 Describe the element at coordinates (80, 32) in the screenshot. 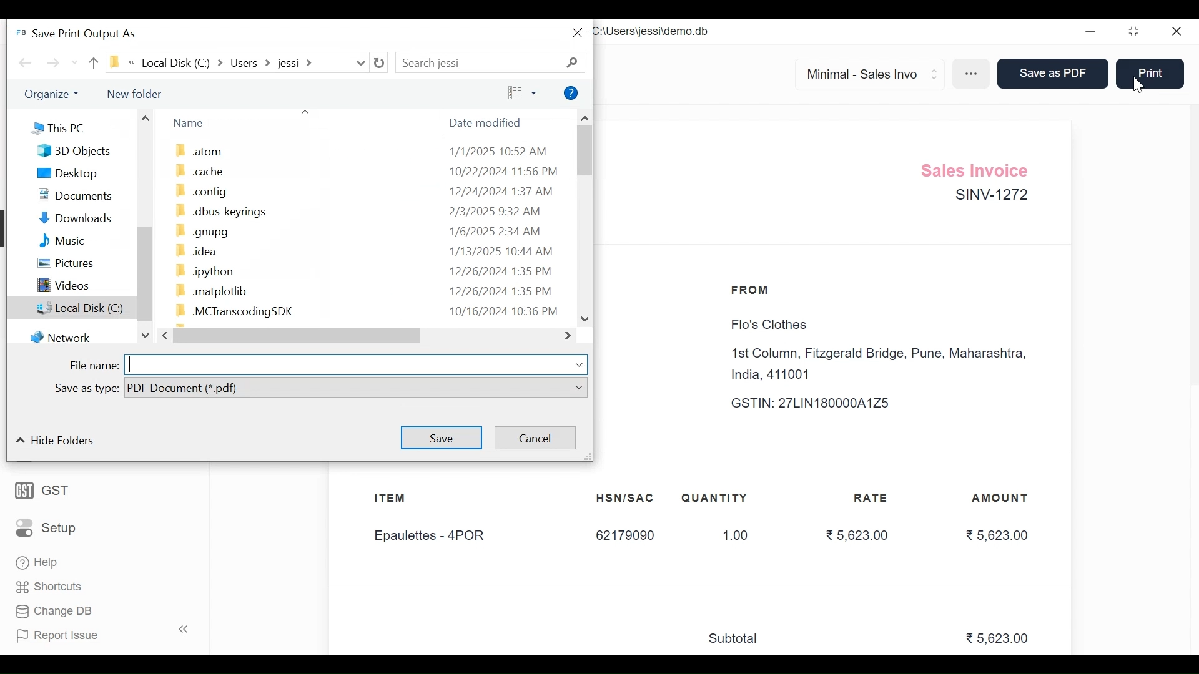

I see `Save Print Output As` at that location.